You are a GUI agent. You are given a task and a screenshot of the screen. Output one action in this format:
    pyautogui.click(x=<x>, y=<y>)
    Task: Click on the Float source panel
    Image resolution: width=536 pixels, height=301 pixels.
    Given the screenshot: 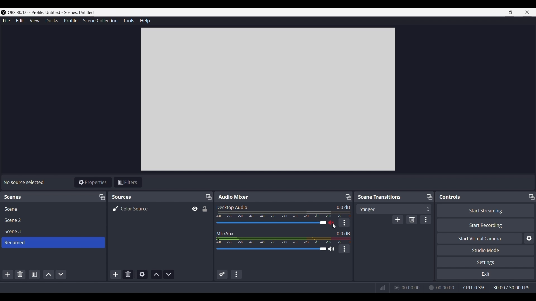 What is the action you would take?
    pyautogui.click(x=102, y=197)
    